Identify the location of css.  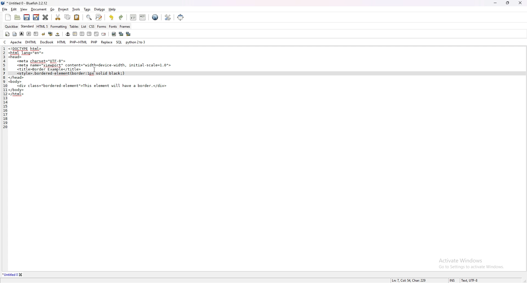
(92, 26).